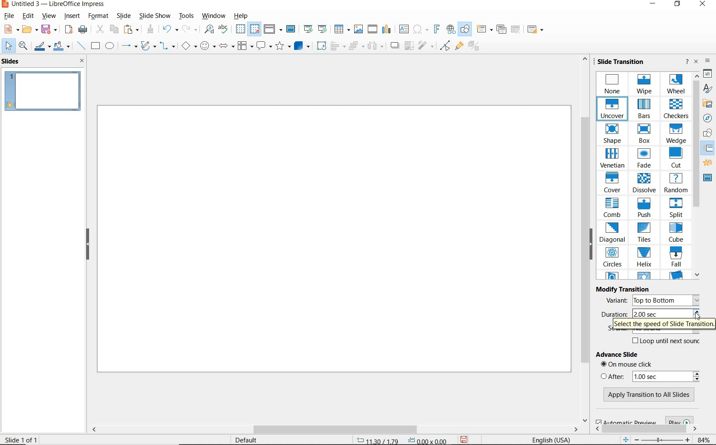  I want to click on ROTATE, so click(320, 46).